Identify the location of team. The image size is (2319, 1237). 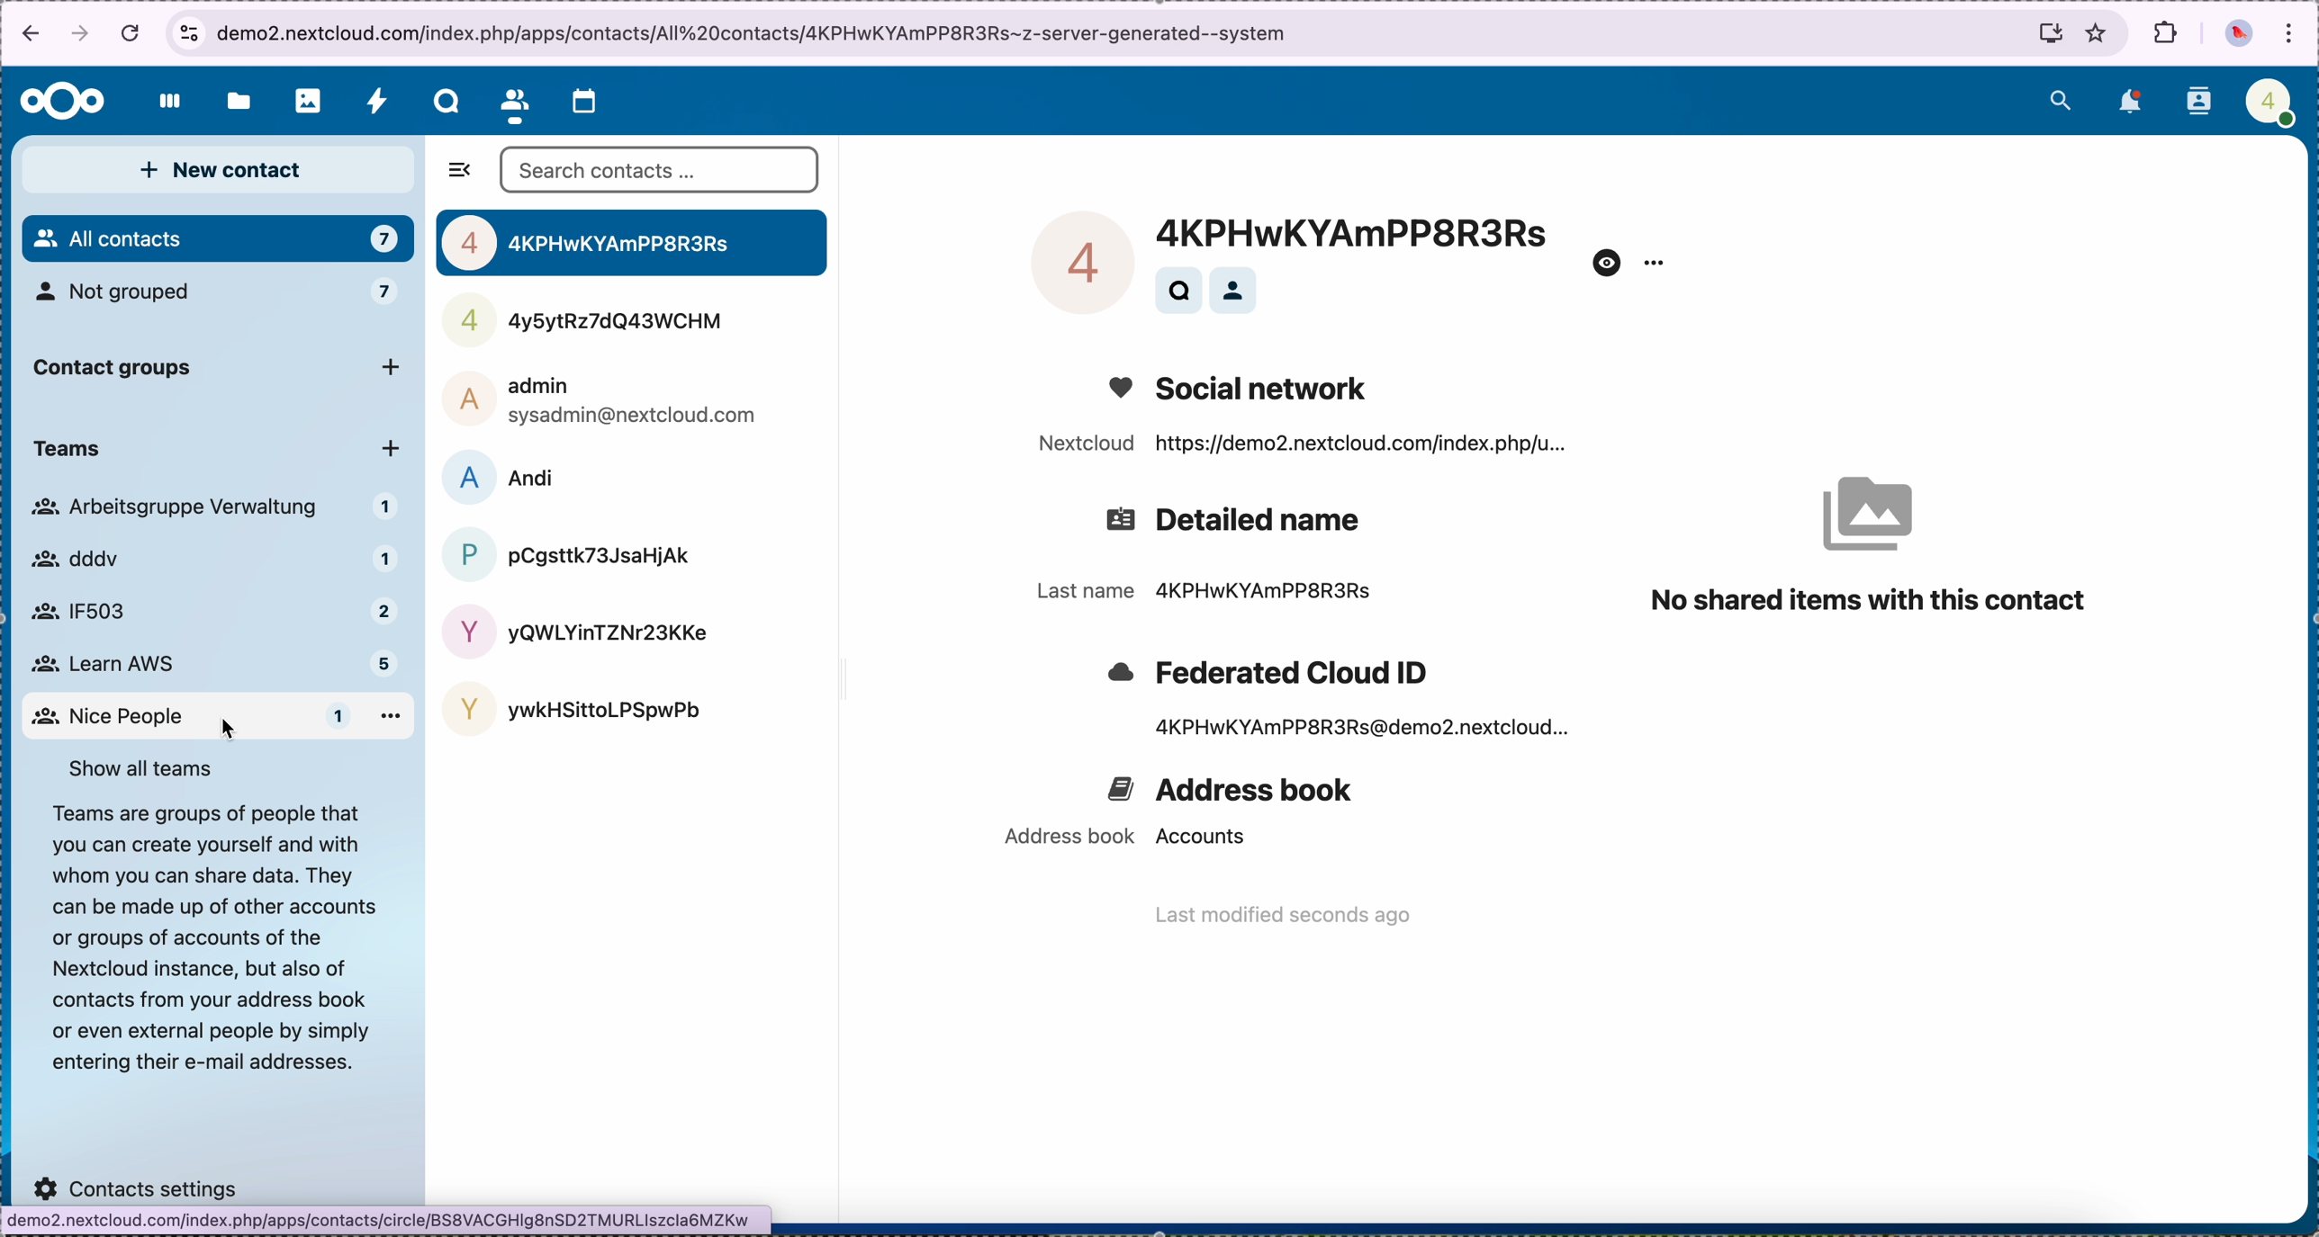
(219, 509).